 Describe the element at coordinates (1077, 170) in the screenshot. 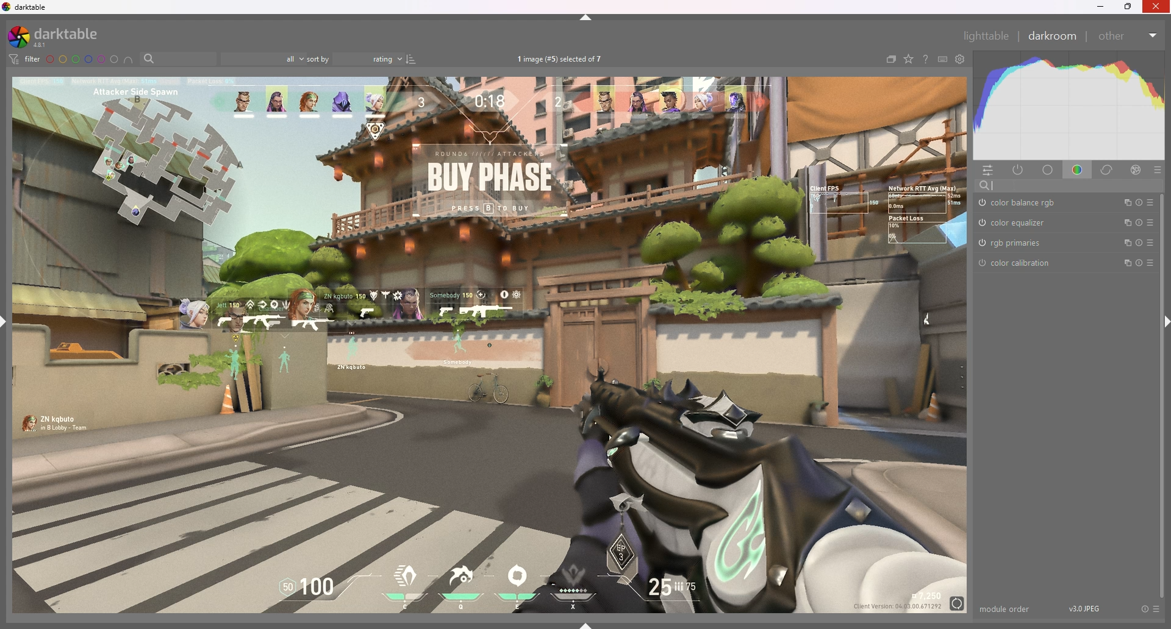

I see `color` at that location.